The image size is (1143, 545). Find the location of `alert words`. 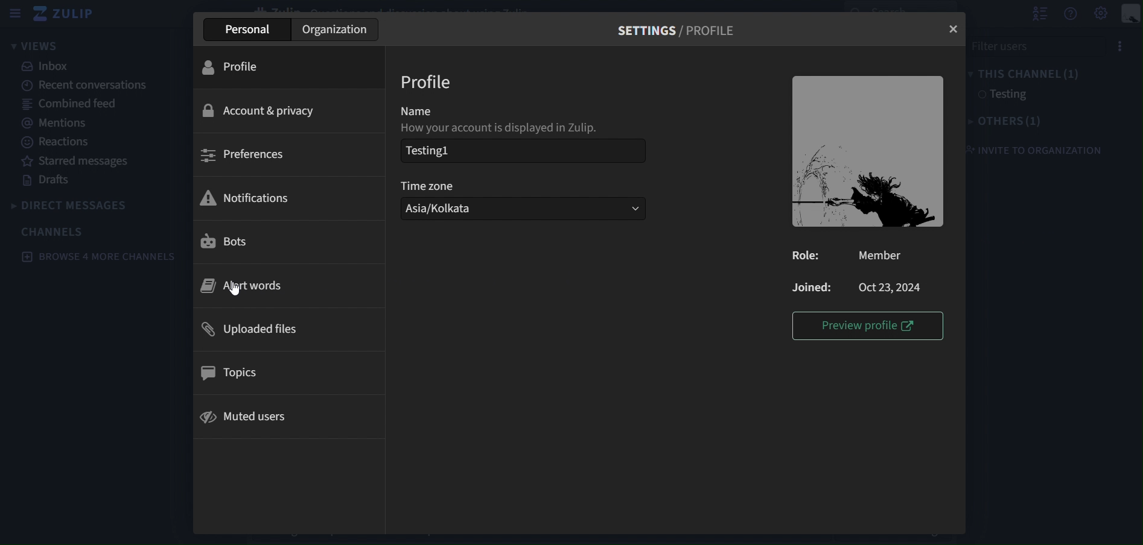

alert words is located at coordinates (256, 284).